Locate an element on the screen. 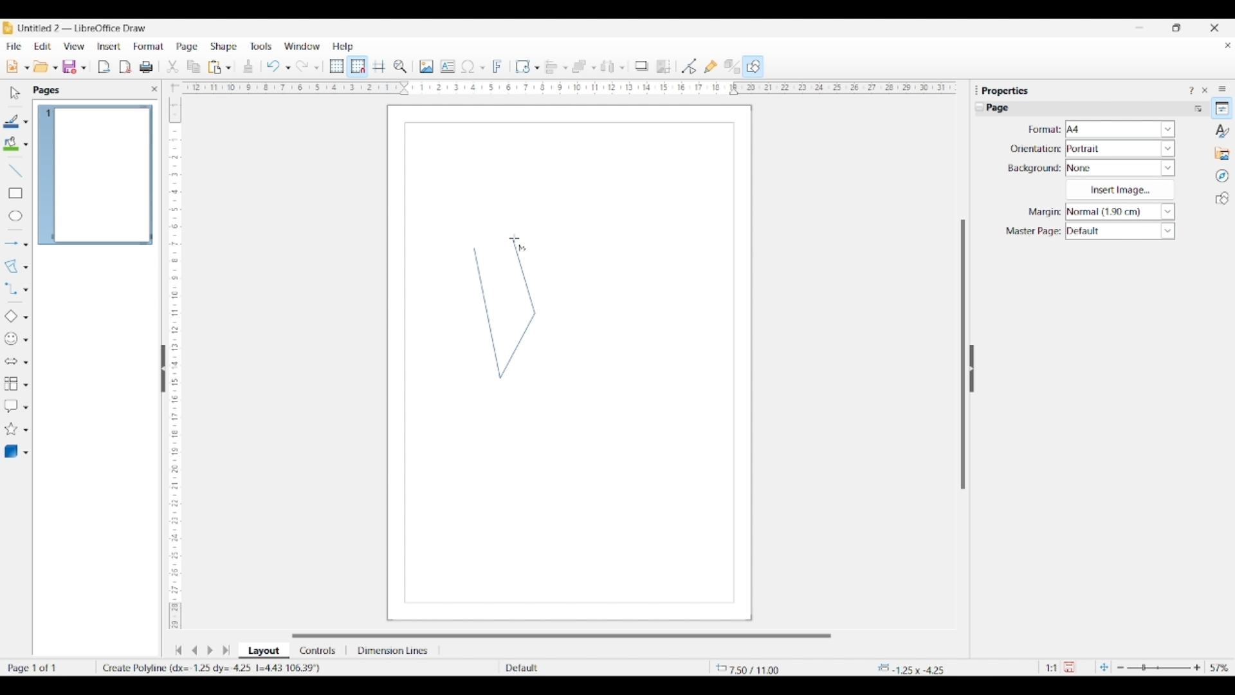 The height and width of the screenshot is (695, 1235). Symbol shape options is located at coordinates (26, 340).